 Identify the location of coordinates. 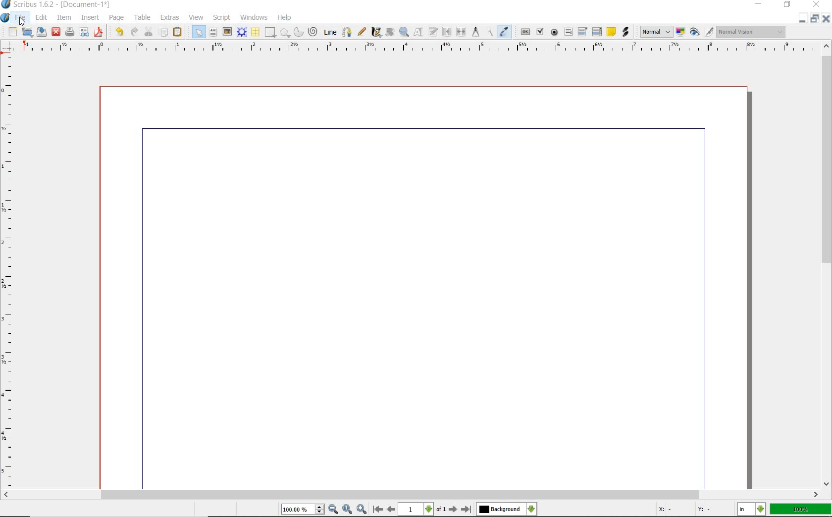
(688, 511).